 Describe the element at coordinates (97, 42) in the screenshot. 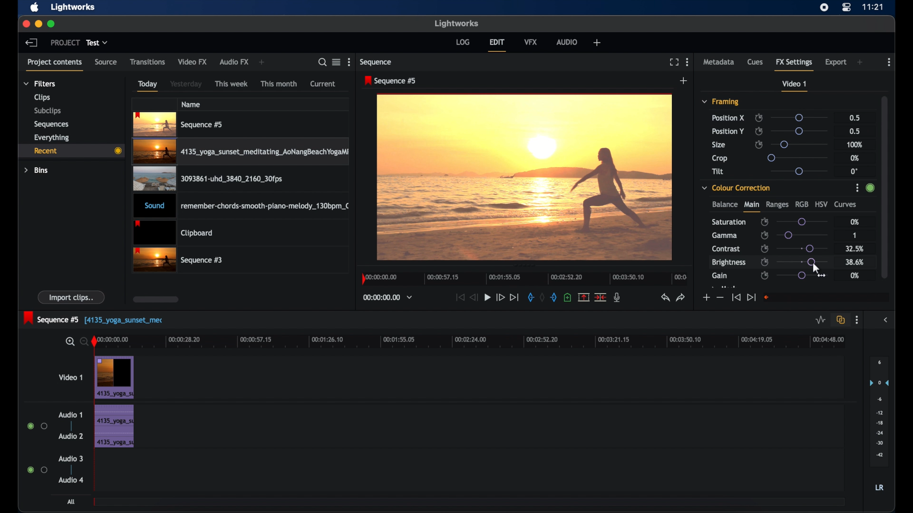

I see `test dropdown` at that location.